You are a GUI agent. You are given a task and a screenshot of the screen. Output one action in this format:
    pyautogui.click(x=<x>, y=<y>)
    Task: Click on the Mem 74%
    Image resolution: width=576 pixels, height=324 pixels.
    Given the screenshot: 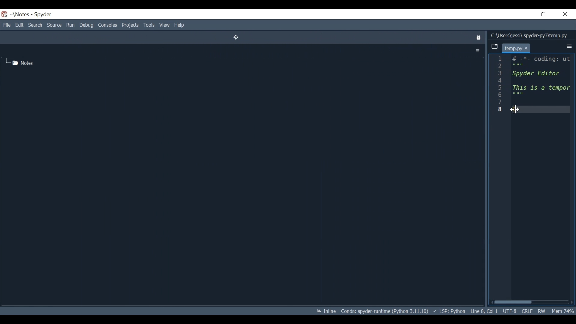 What is the action you would take?
    pyautogui.click(x=562, y=311)
    